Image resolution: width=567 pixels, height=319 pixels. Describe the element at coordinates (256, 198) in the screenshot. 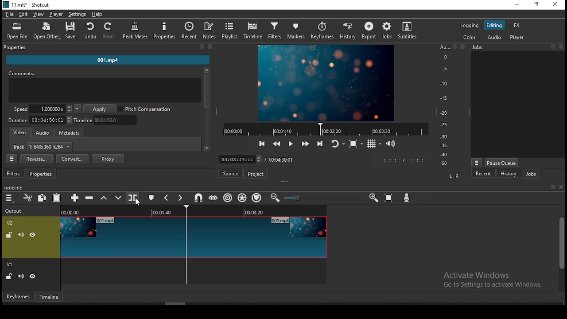

I see `ripple markers` at that location.